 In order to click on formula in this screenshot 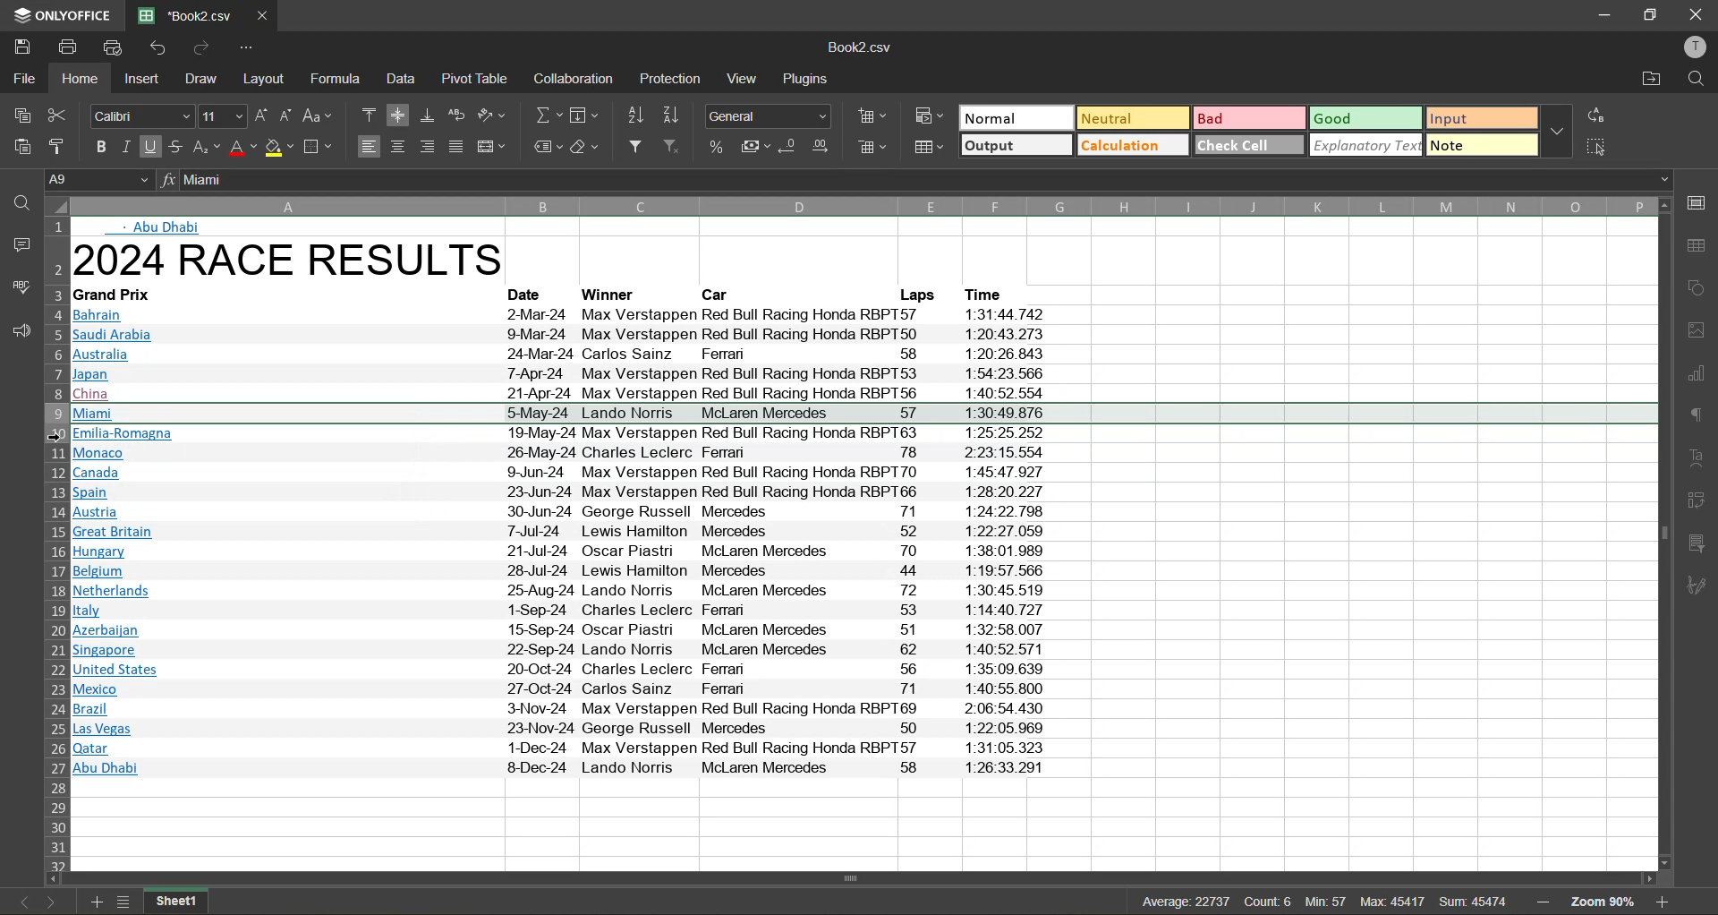, I will do `click(334, 81)`.